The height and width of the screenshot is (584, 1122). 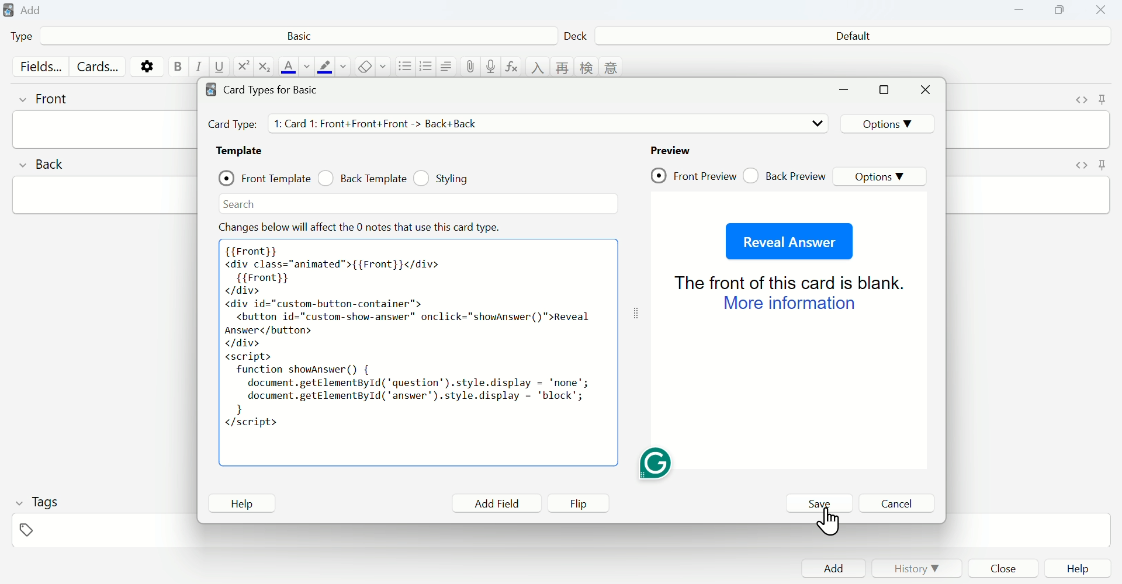 I want to click on options, so click(x=146, y=67).